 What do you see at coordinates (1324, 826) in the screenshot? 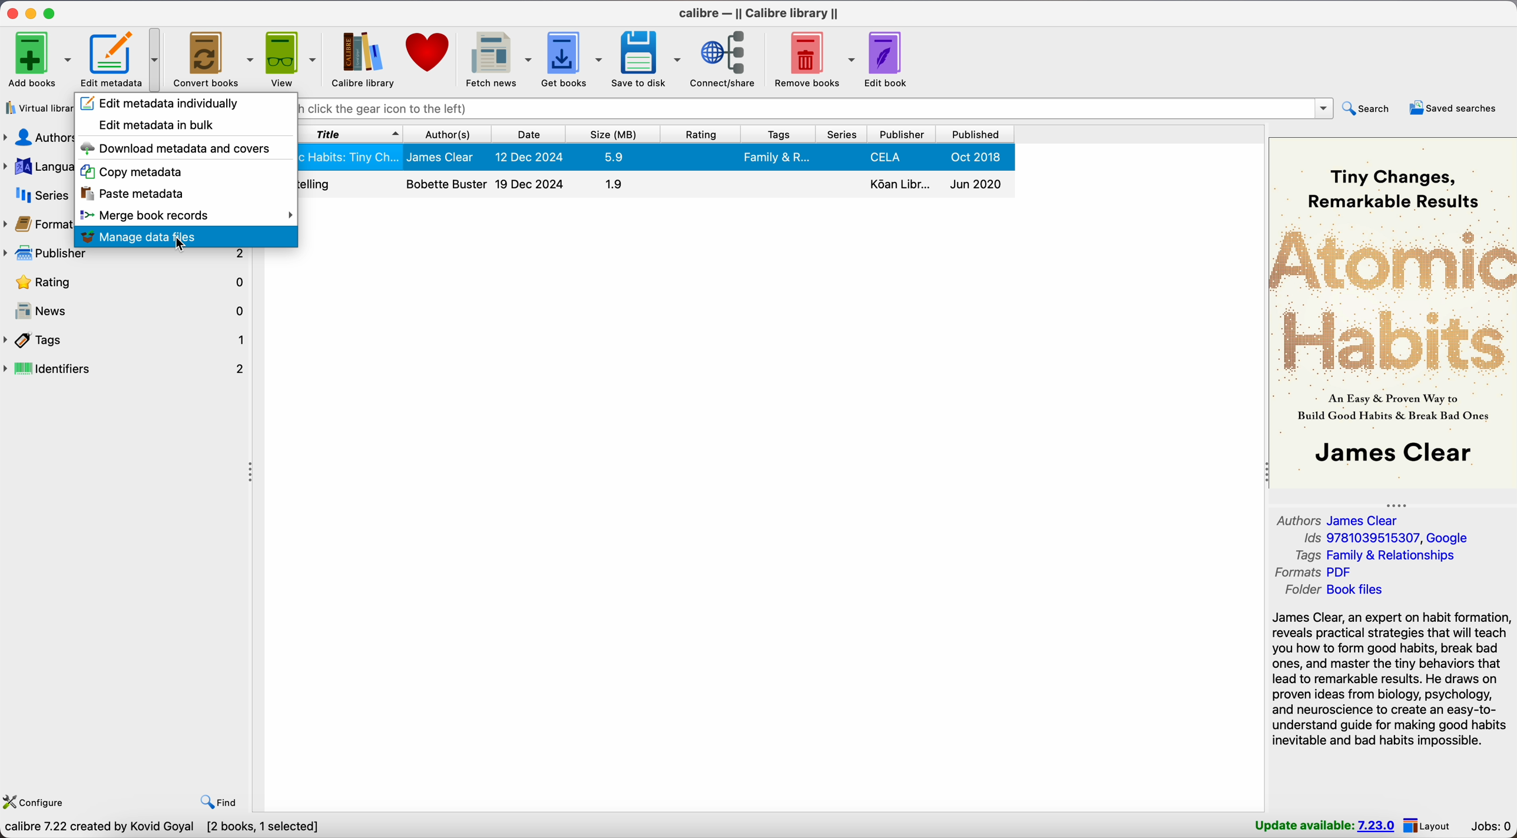
I see `update available: 7.23.0` at bounding box center [1324, 826].